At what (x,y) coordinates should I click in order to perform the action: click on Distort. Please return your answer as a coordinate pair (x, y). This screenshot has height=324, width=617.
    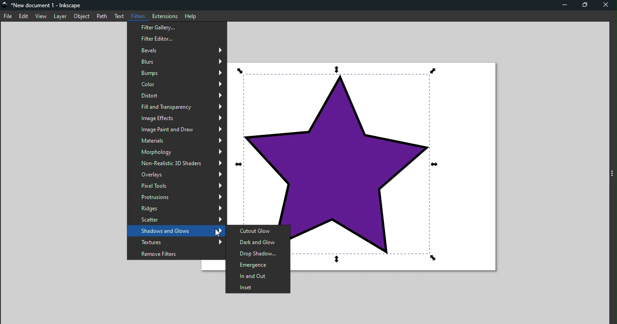
    Looking at the image, I should click on (176, 96).